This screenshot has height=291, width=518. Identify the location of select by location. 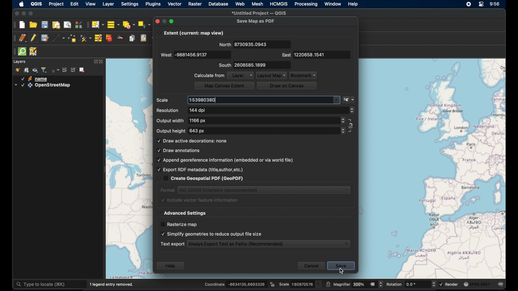
(144, 25).